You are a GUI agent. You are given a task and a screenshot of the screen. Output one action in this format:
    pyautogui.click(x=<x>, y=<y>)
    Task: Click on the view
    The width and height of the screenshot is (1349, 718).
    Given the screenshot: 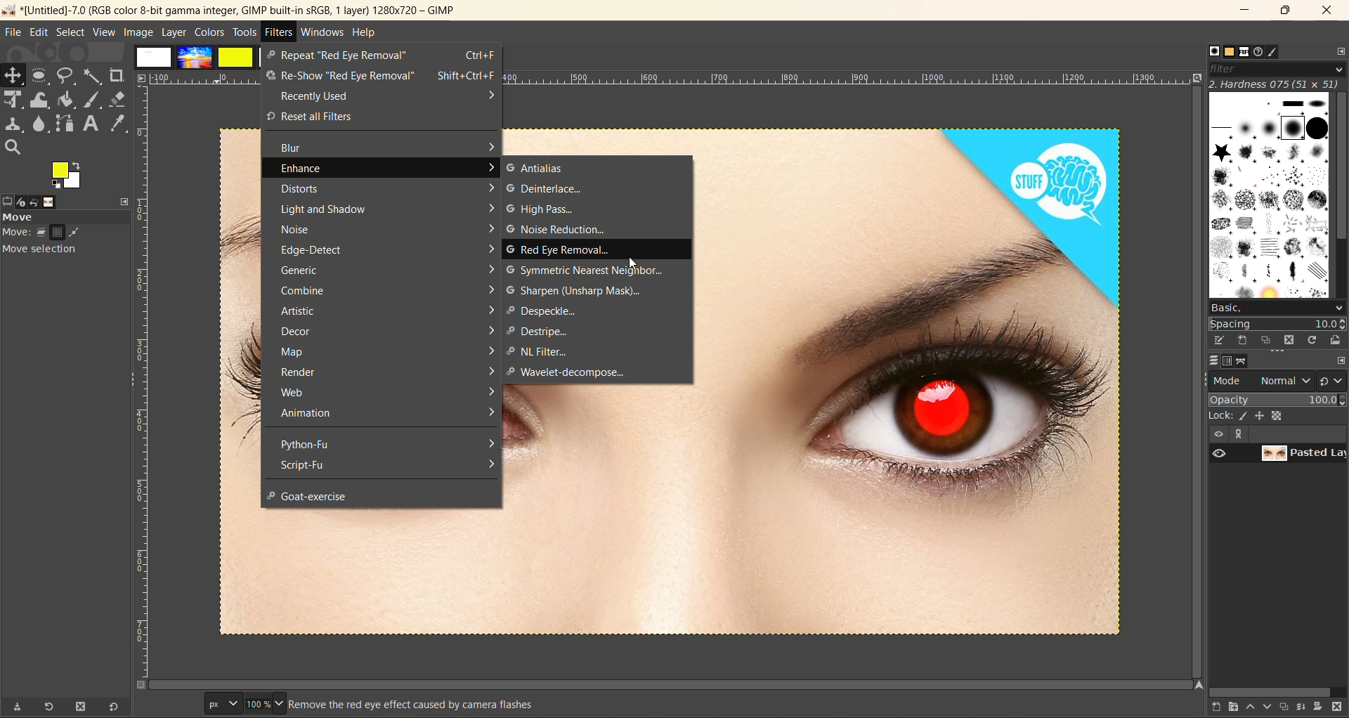 What is the action you would take?
    pyautogui.click(x=1216, y=434)
    